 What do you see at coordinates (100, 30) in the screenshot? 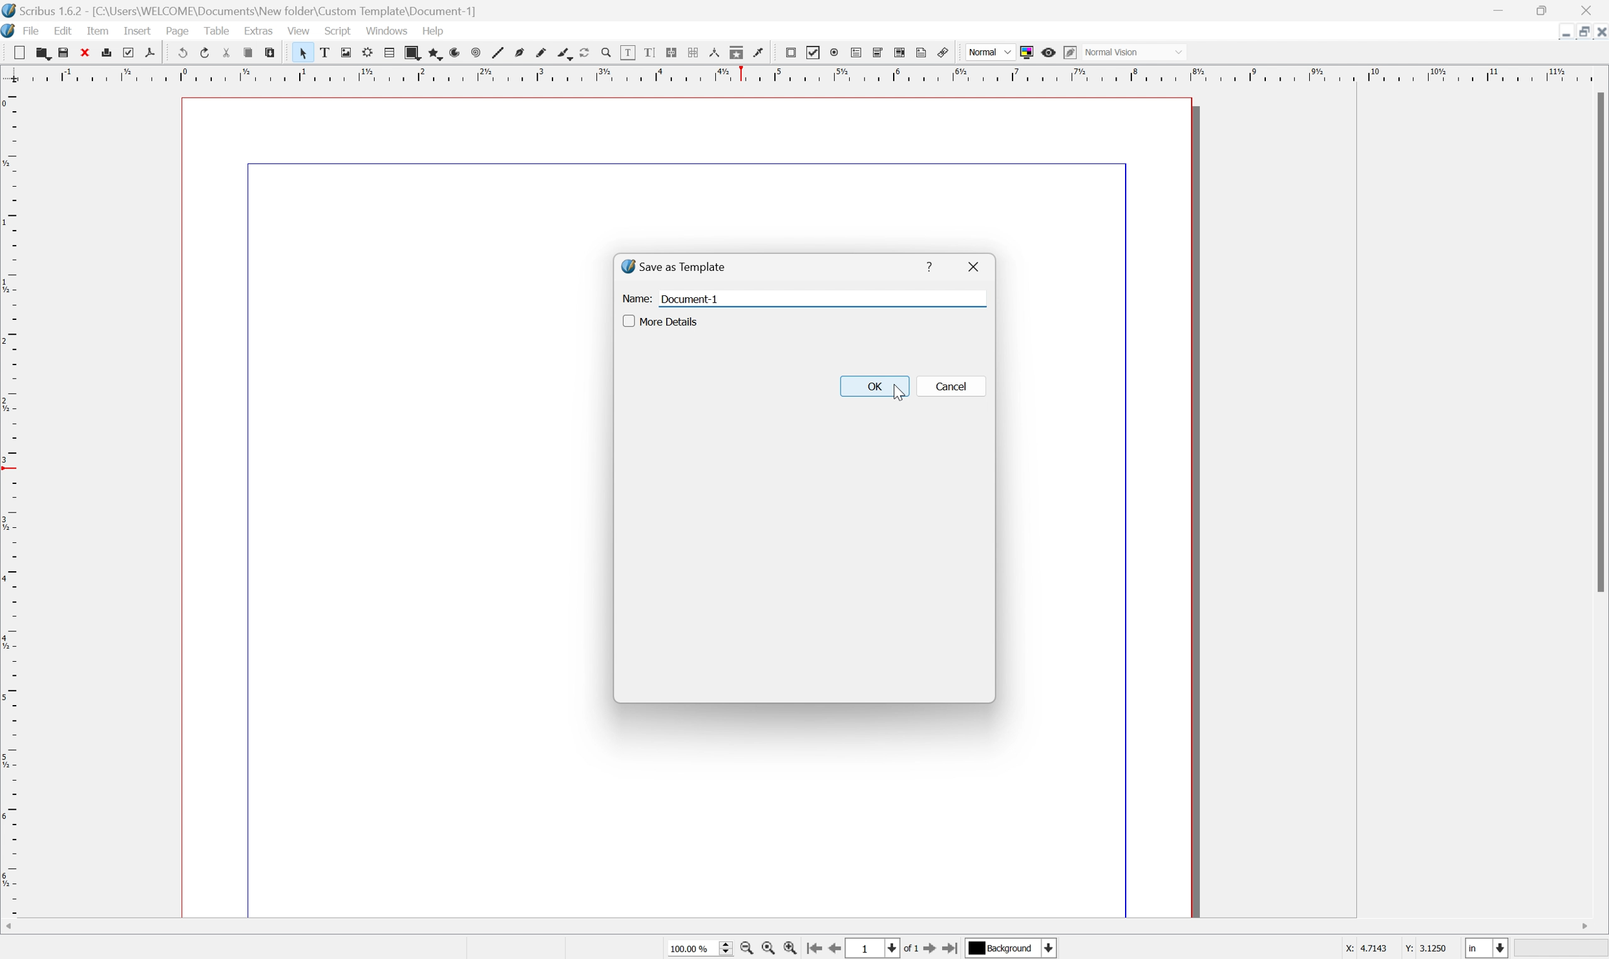
I see `item` at bounding box center [100, 30].